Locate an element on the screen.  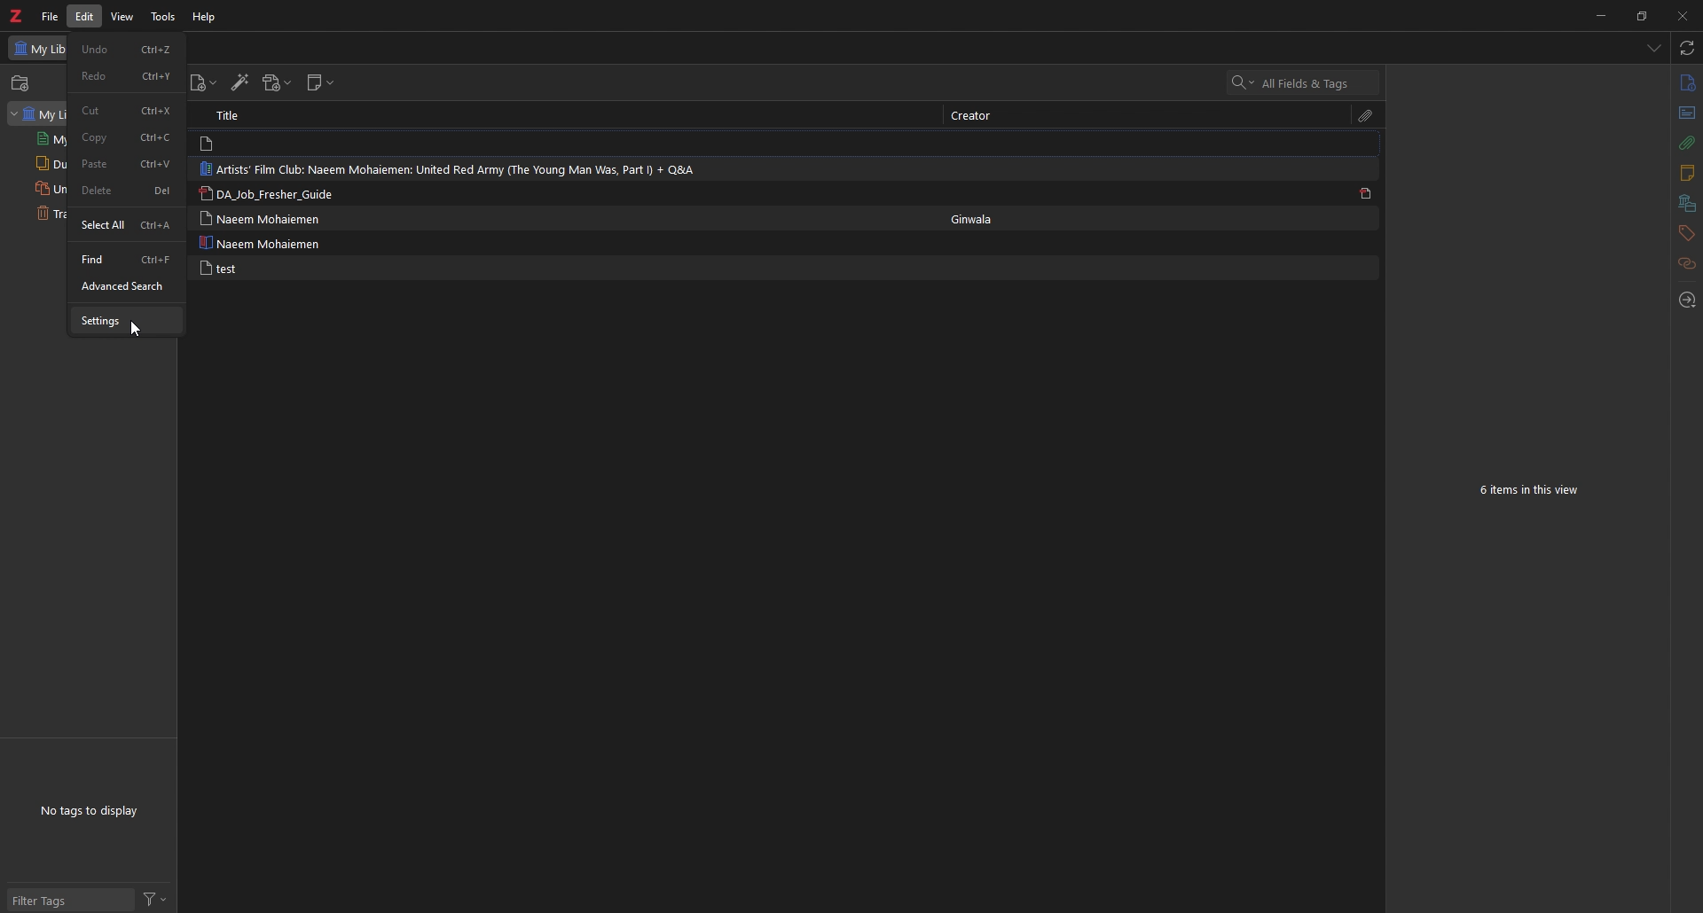
all fields and tags is located at coordinates (1305, 83).